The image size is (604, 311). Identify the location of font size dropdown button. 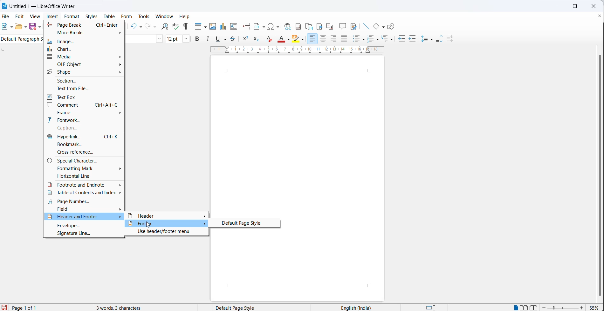
(186, 39).